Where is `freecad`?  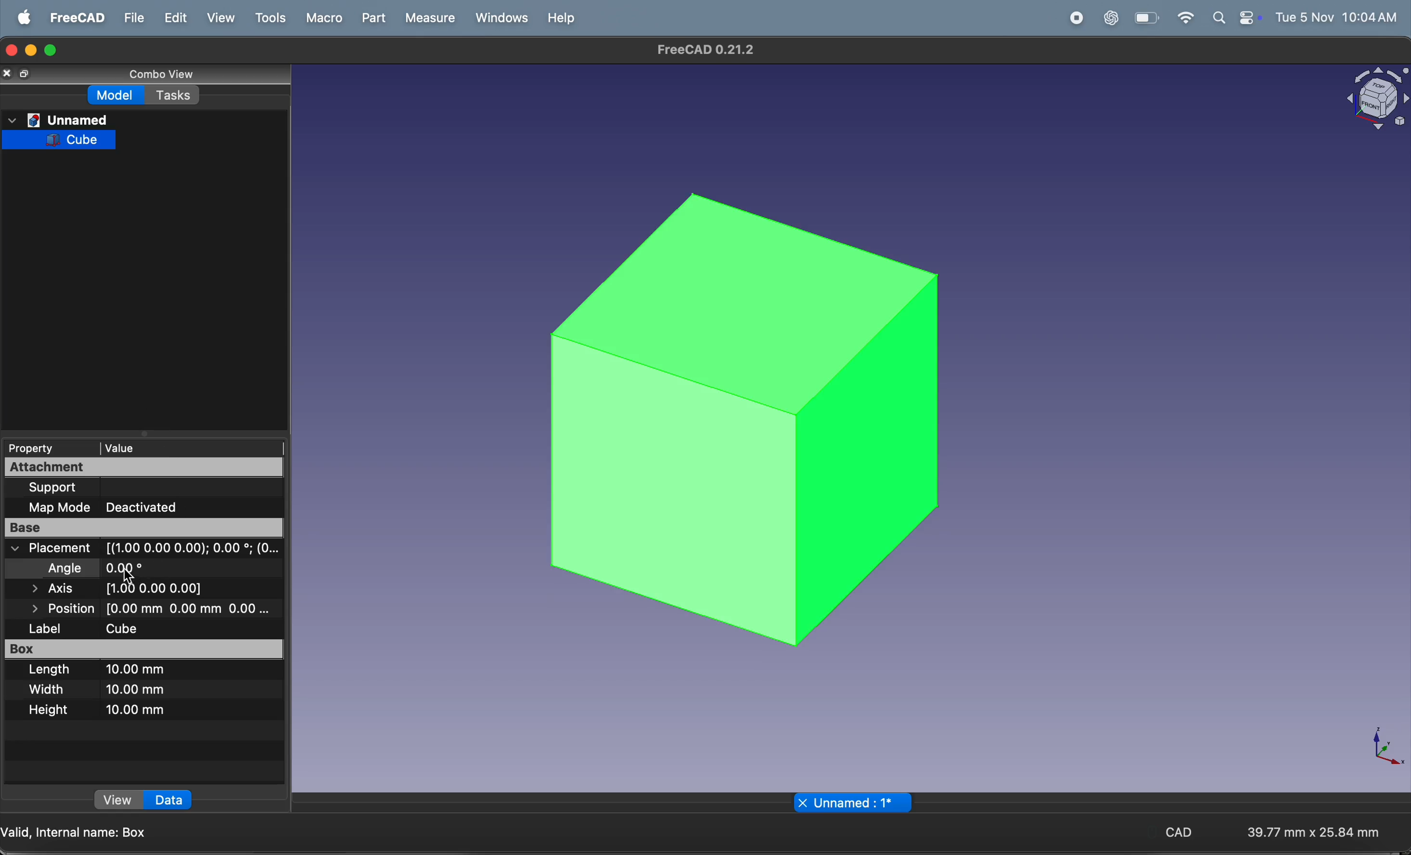
freecad is located at coordinates (76, 17).